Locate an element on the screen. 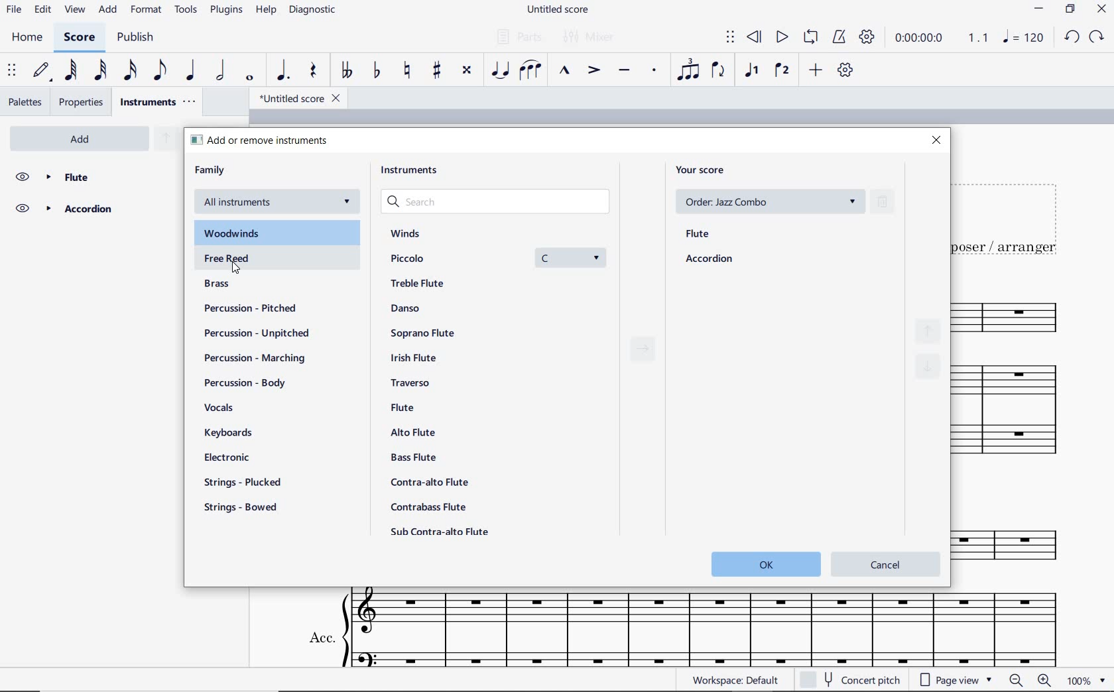  workspace: default is located at coordinates (733, 679).